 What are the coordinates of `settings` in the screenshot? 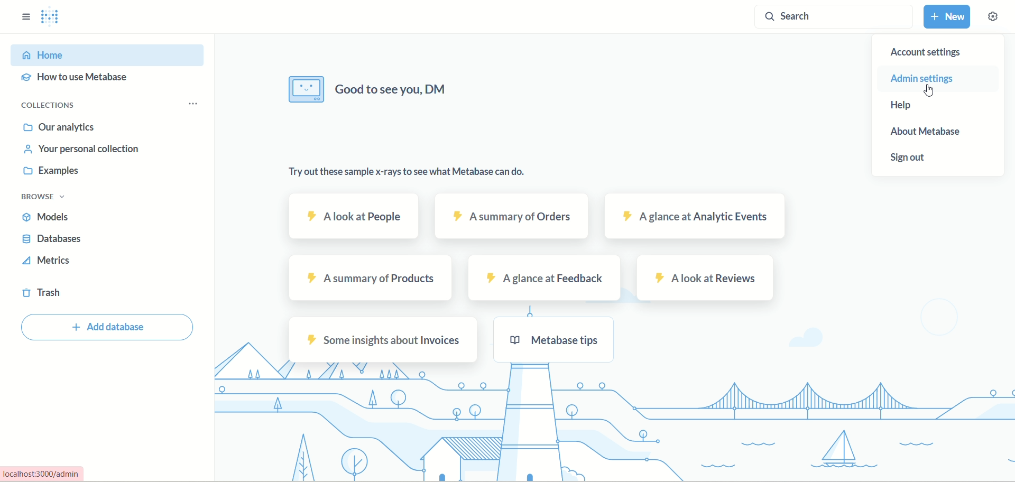 It's located at (993, 17).